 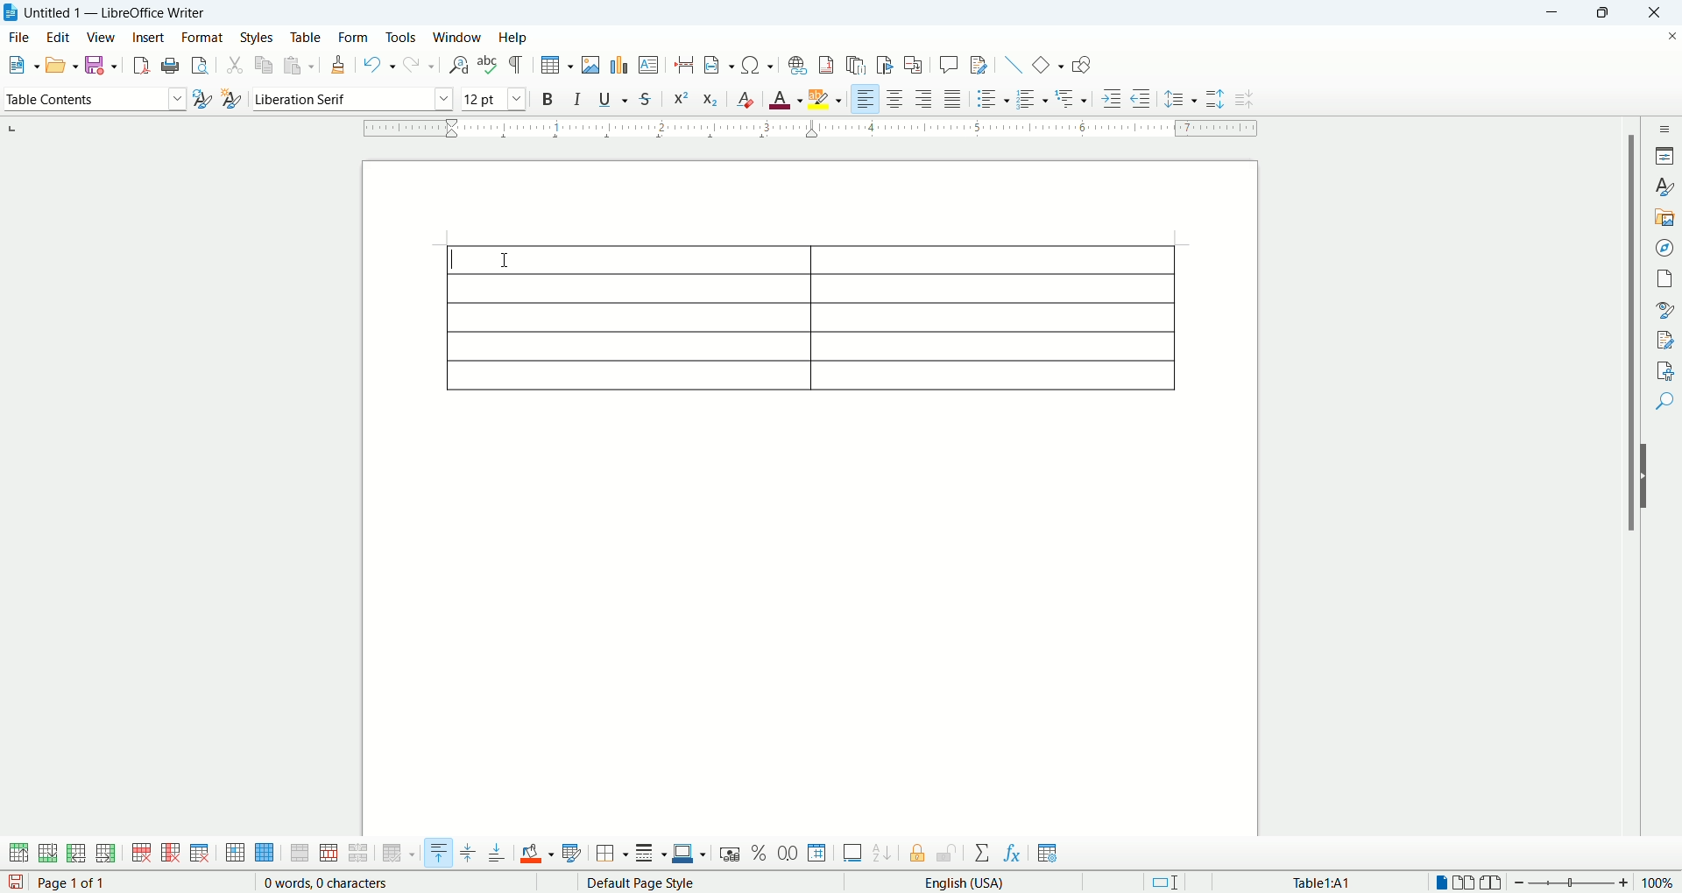 I want to click on table, so click(x=810, y=314).